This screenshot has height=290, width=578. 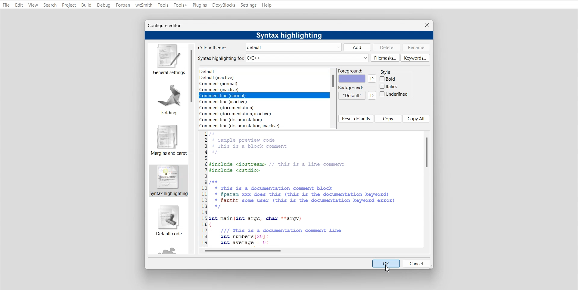 What do you see at coordinates (417, 264) in the screenshot?
I see `Cancel` at bounding box center [417, 264].